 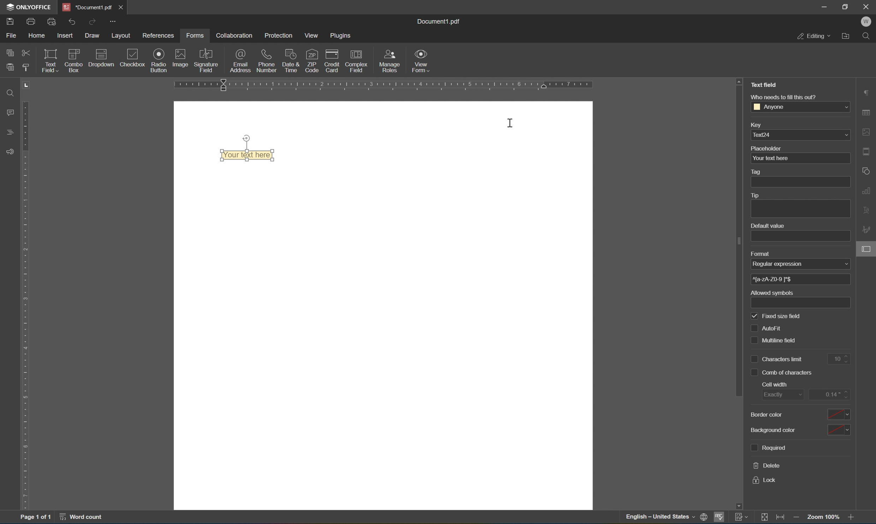 What do you see at coordinates (10, 152) in the screenshot?
I see `feedback and support` at bounding box center [10, 152].